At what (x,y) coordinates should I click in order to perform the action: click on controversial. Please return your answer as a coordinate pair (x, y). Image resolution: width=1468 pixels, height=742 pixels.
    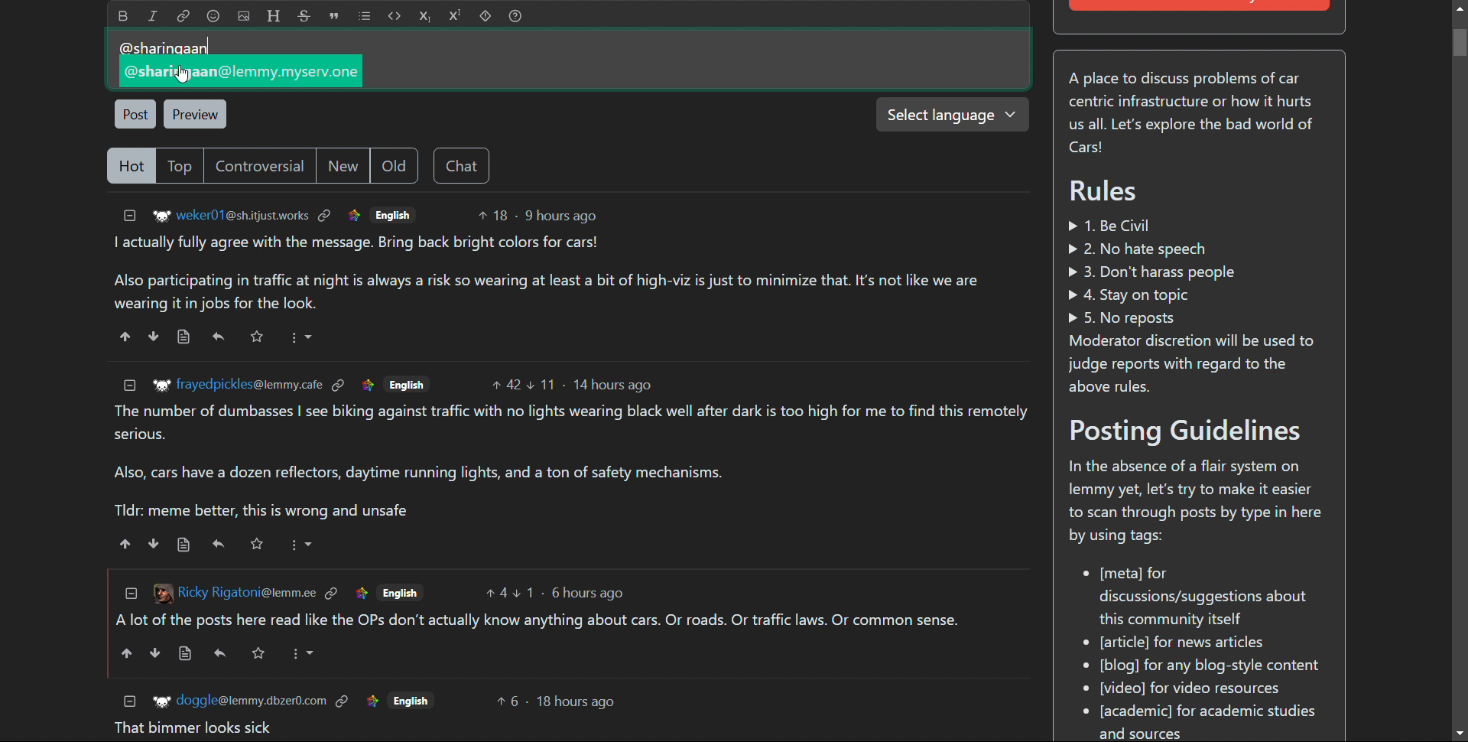
    Looking at the image, I should click on (258, 166).